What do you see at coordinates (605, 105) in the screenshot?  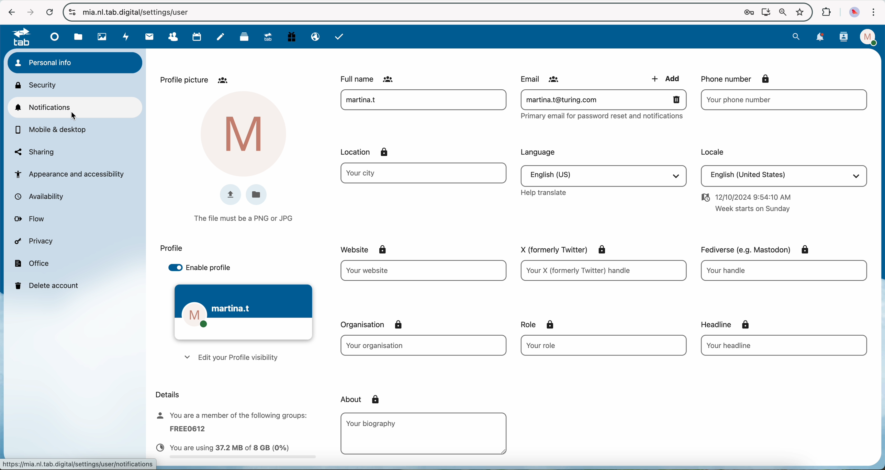 I see `email` at bounding box center [605, 105].